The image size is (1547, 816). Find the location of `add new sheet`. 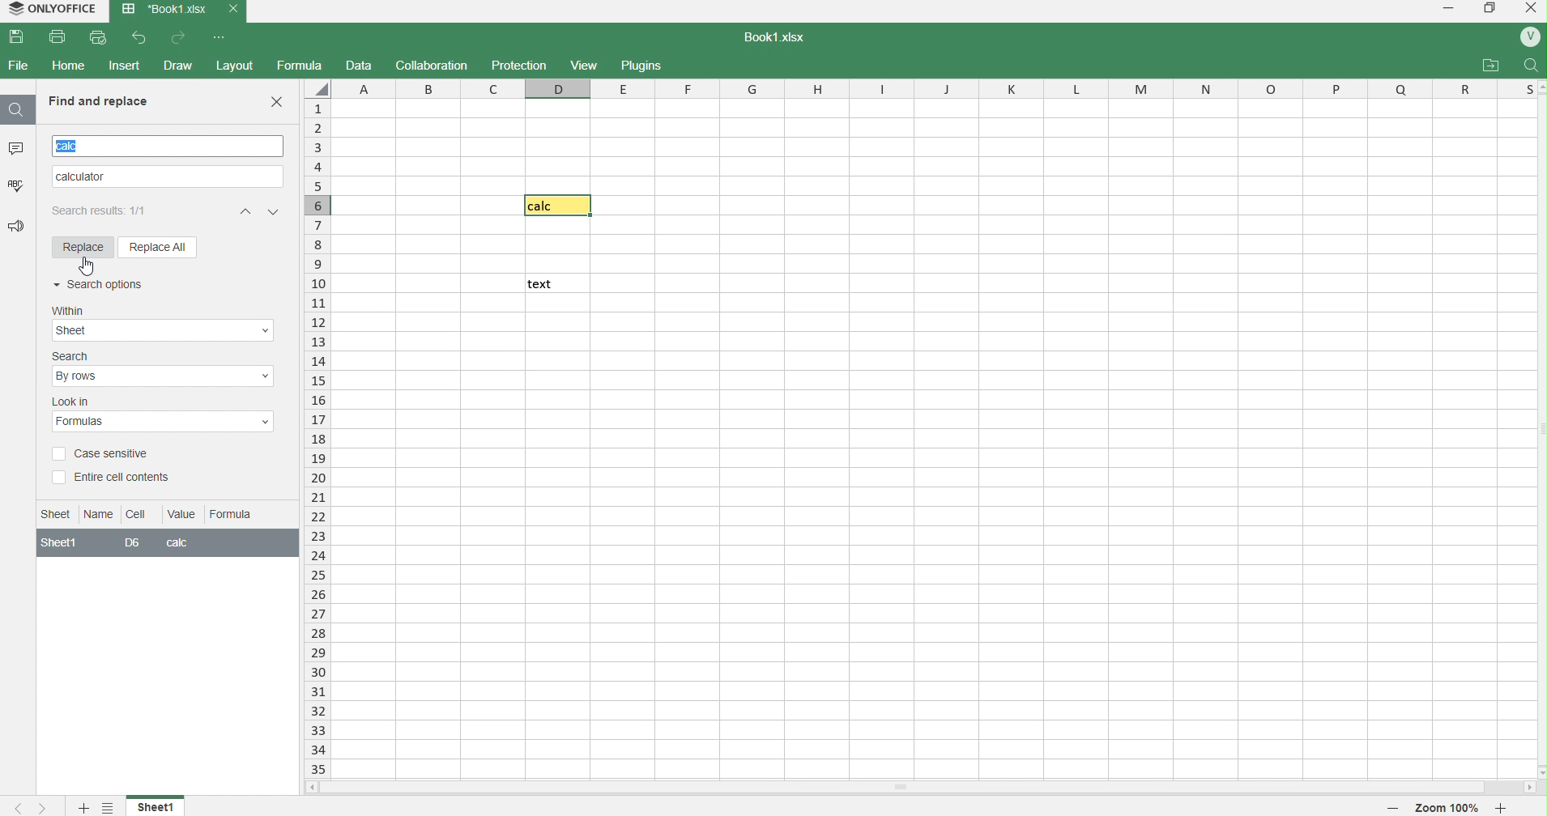

add new sheet is located at coordinates (81, 805).